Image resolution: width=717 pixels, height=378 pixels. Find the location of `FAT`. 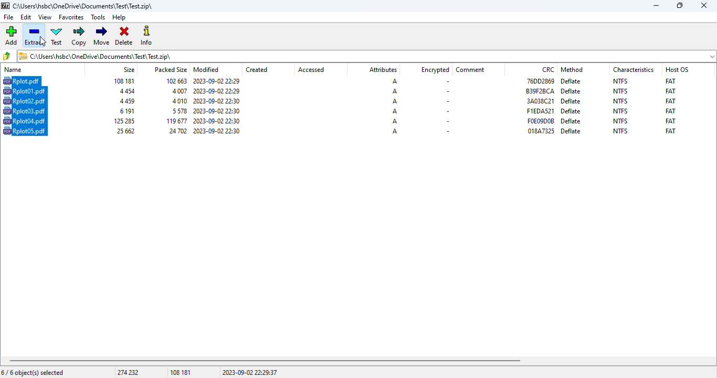

FAT is located at coordinates (671, 111).